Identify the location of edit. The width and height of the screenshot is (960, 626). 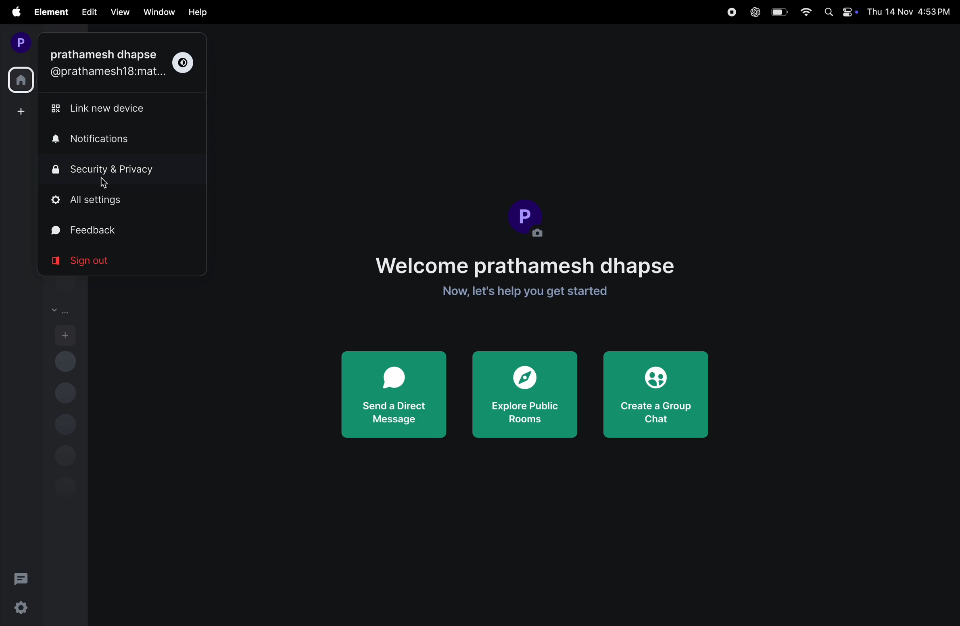
(87, 13).